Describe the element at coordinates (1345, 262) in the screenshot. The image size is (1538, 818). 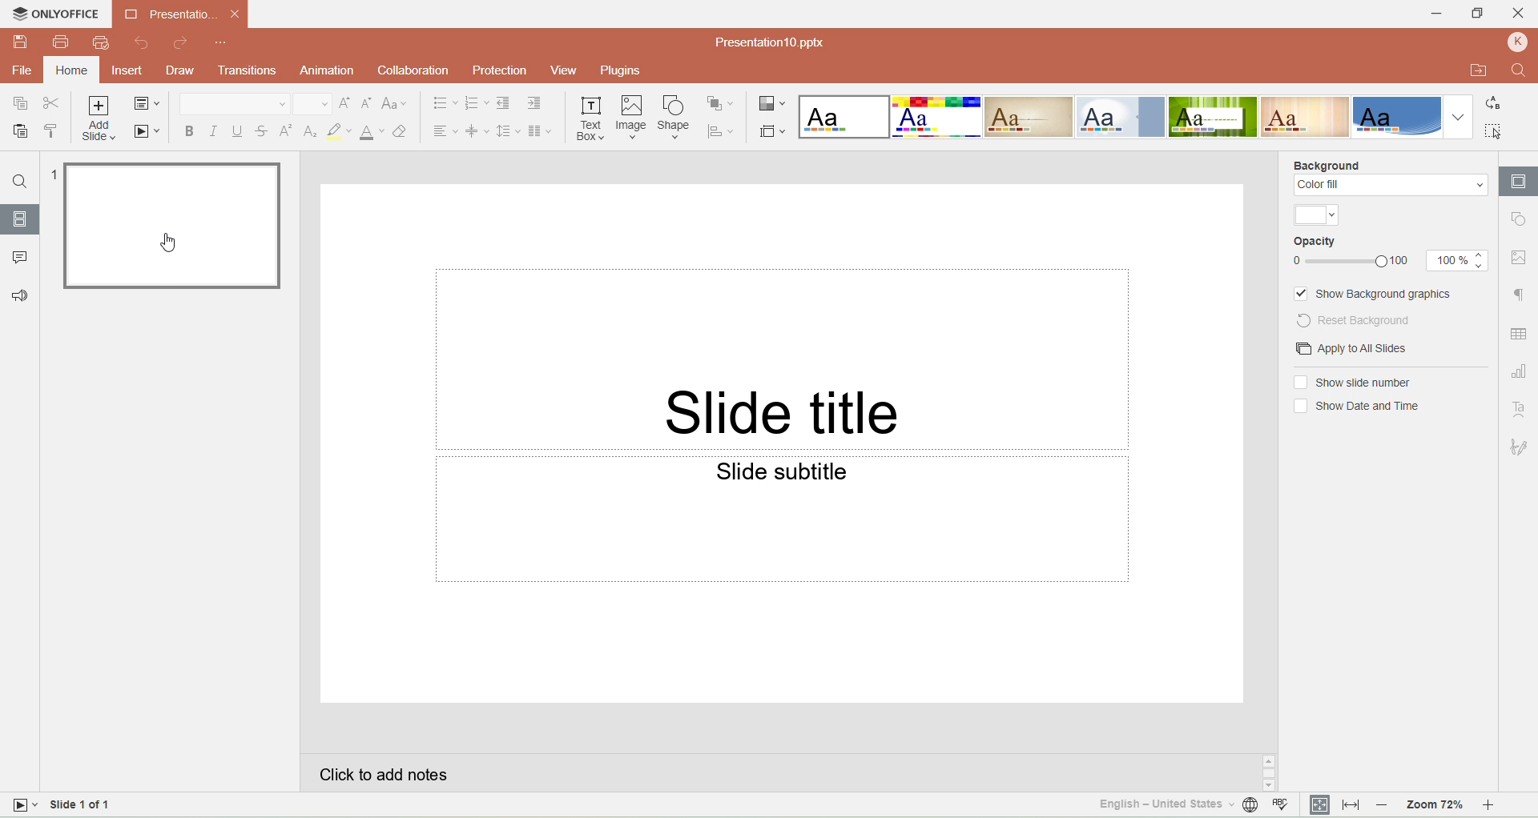
I see `Opacity Slider` at that location.